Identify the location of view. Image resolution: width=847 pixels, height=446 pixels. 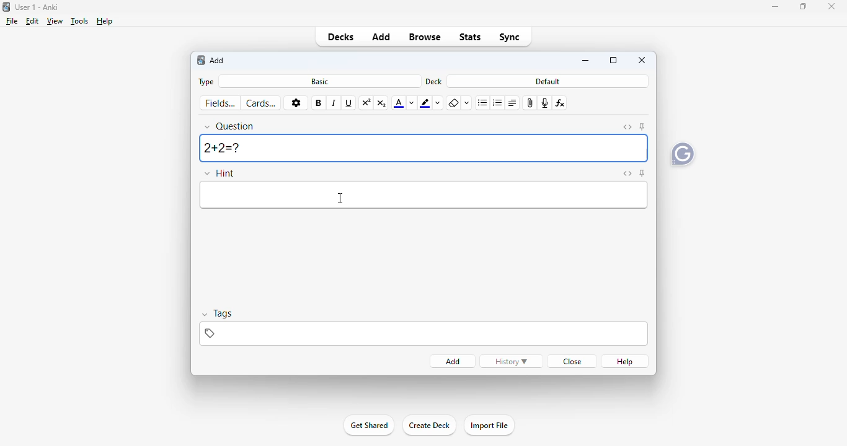
(55, 22).